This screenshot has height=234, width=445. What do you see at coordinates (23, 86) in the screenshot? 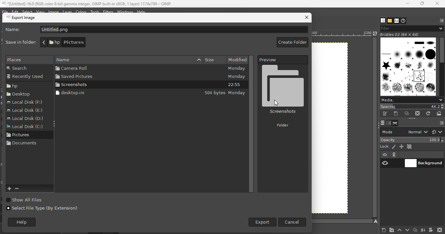
I see `Hp` at bounding box center [23, 86].